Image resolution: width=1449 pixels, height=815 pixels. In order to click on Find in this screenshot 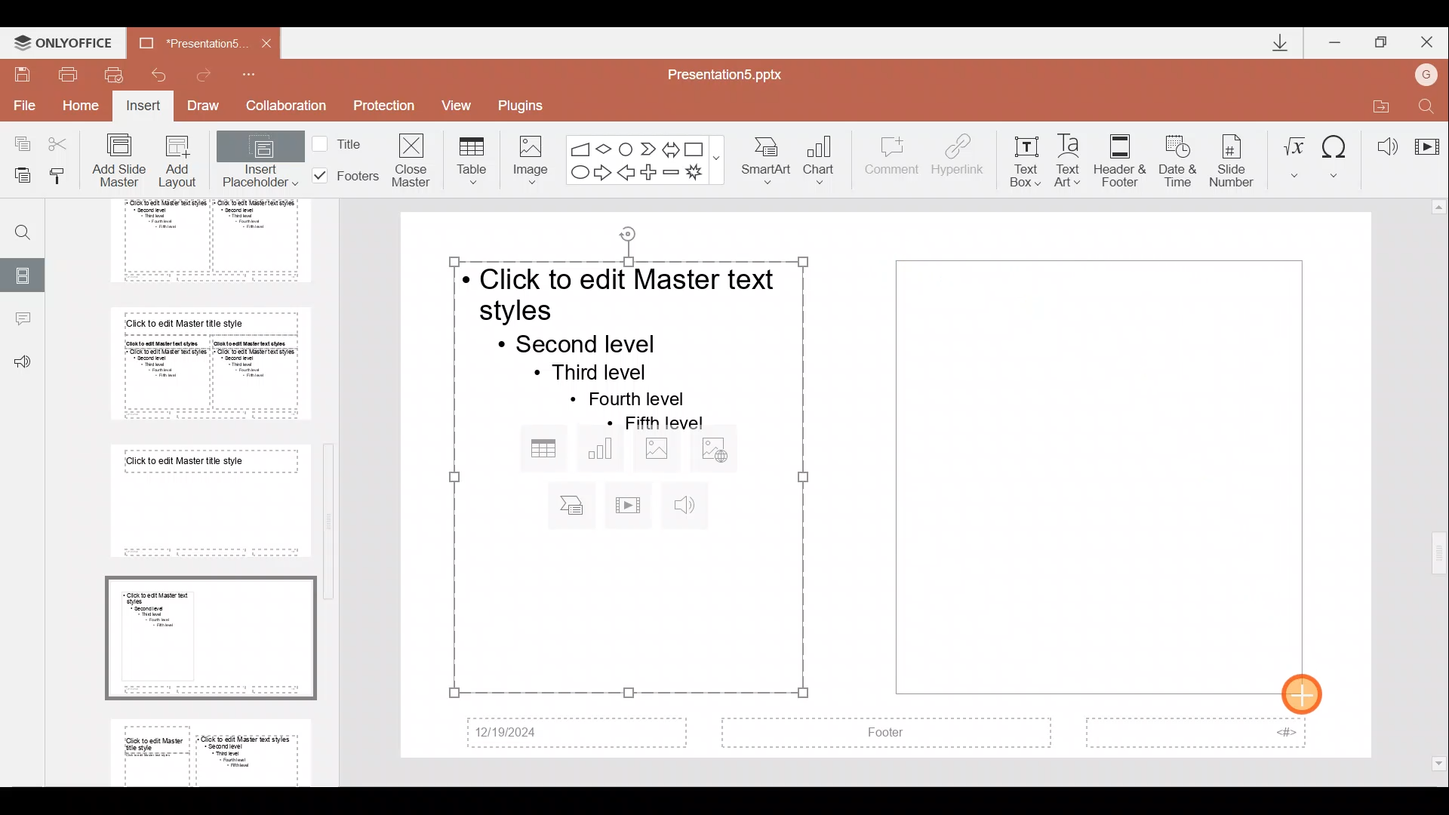, I will do `click(17, 226)`.